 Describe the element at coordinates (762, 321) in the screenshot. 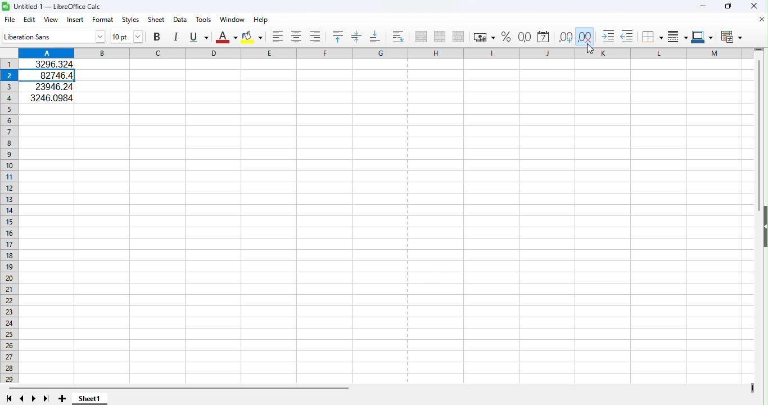

I see `Vertical scroll bar` at that location.